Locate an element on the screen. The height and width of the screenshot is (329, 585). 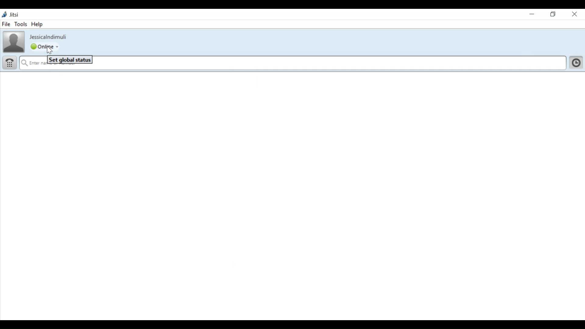
Profile Picture is located at coordinates (13, 41).